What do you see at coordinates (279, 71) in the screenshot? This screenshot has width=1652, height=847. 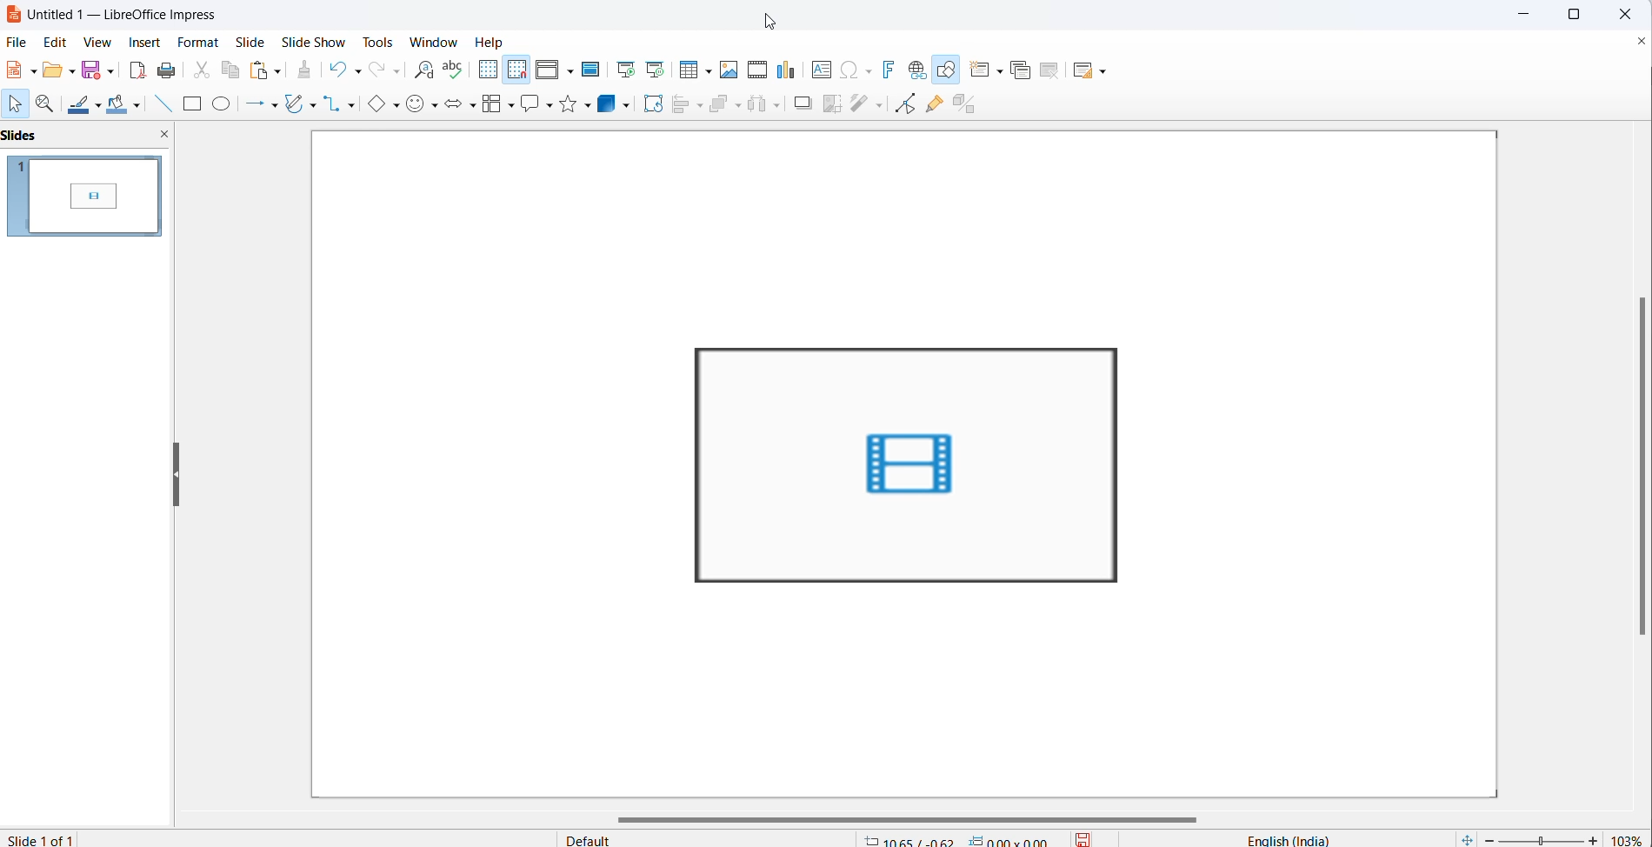 I see `paste options` at bounding box center [279, 71].